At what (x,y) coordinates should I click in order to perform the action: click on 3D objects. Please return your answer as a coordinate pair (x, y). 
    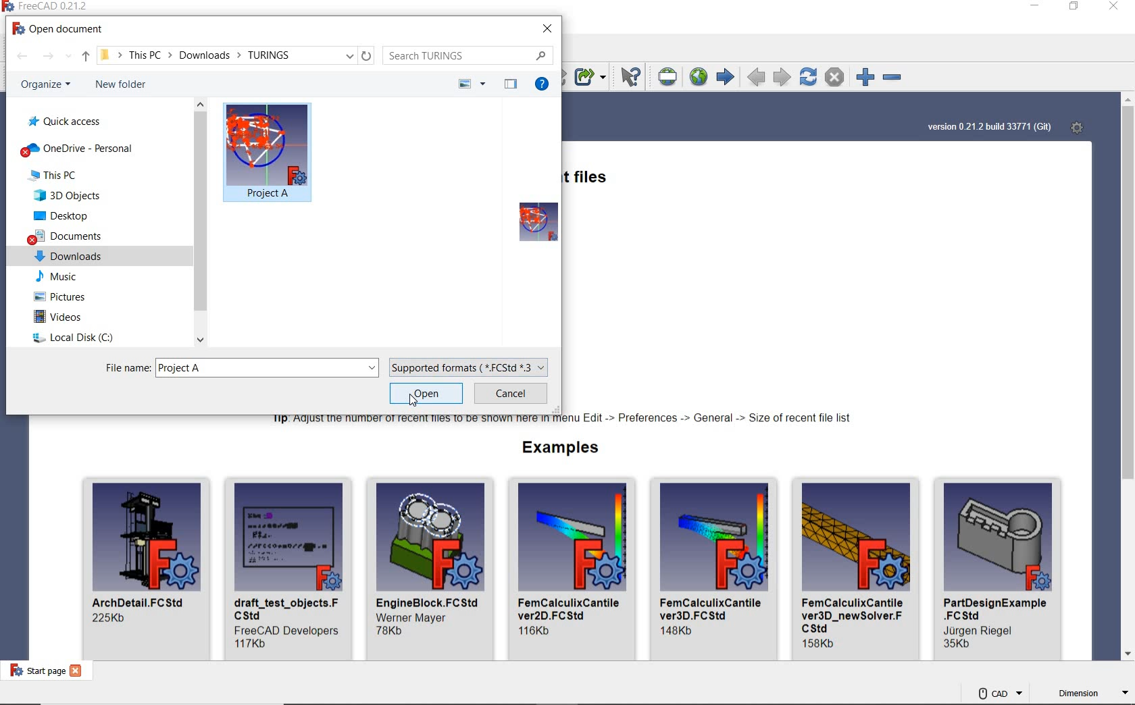
    Looking at the image, I should click on (70, 197).